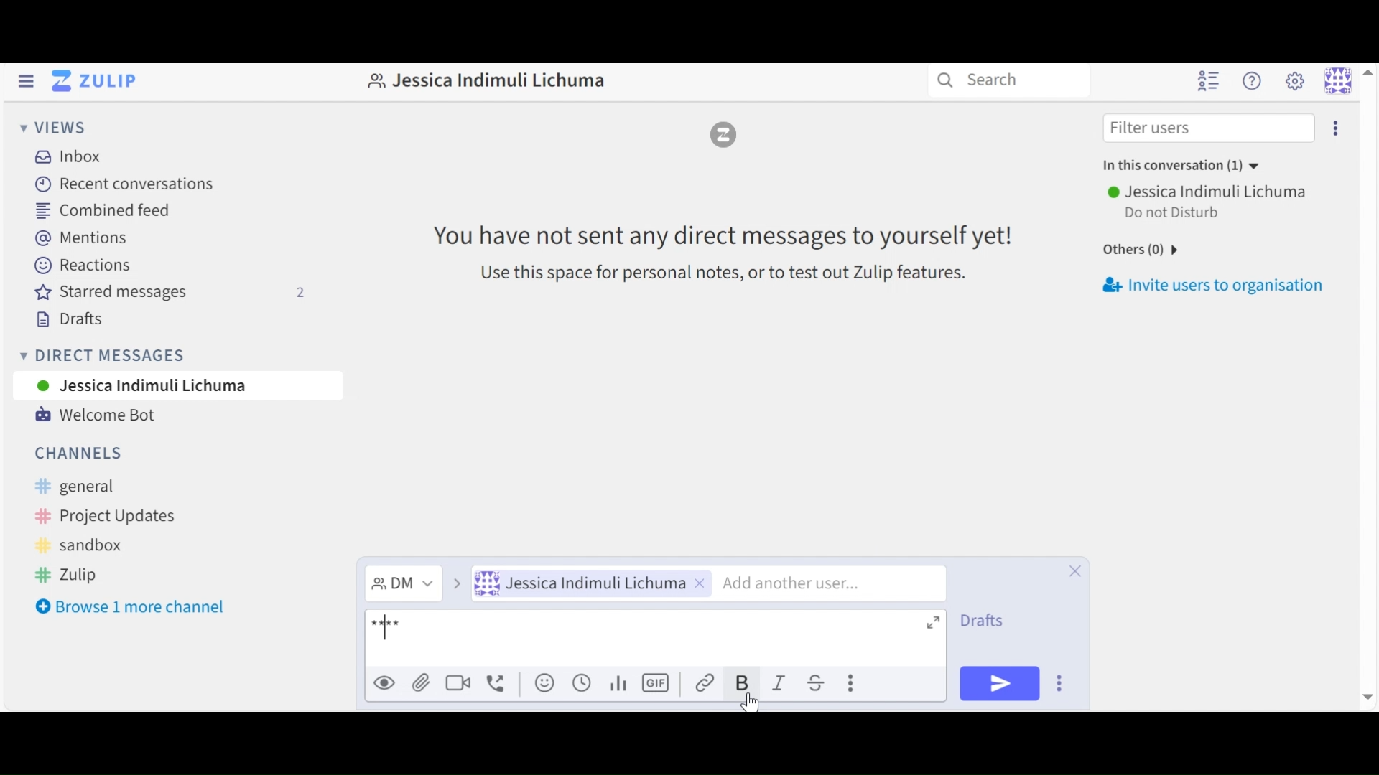 The height and width of the screenshot is (775, 1379). I want to click on Strikethrough, so click(821, 682).